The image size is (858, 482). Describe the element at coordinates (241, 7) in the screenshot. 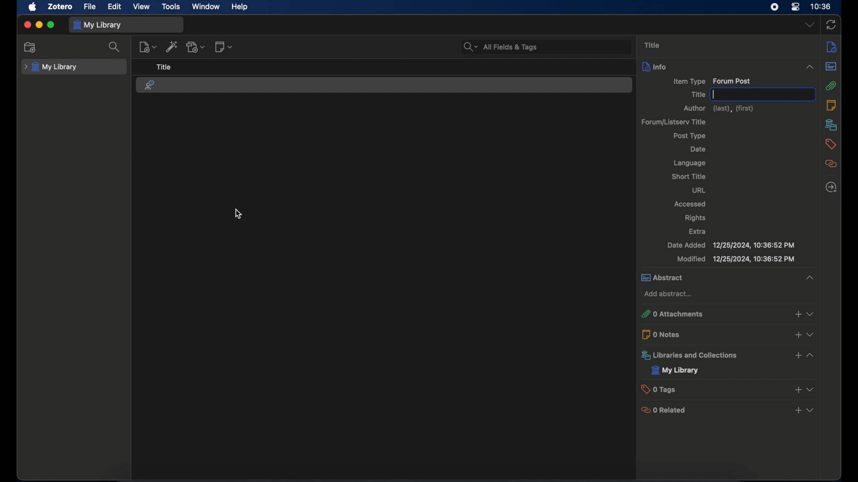

I see `help` at that location.